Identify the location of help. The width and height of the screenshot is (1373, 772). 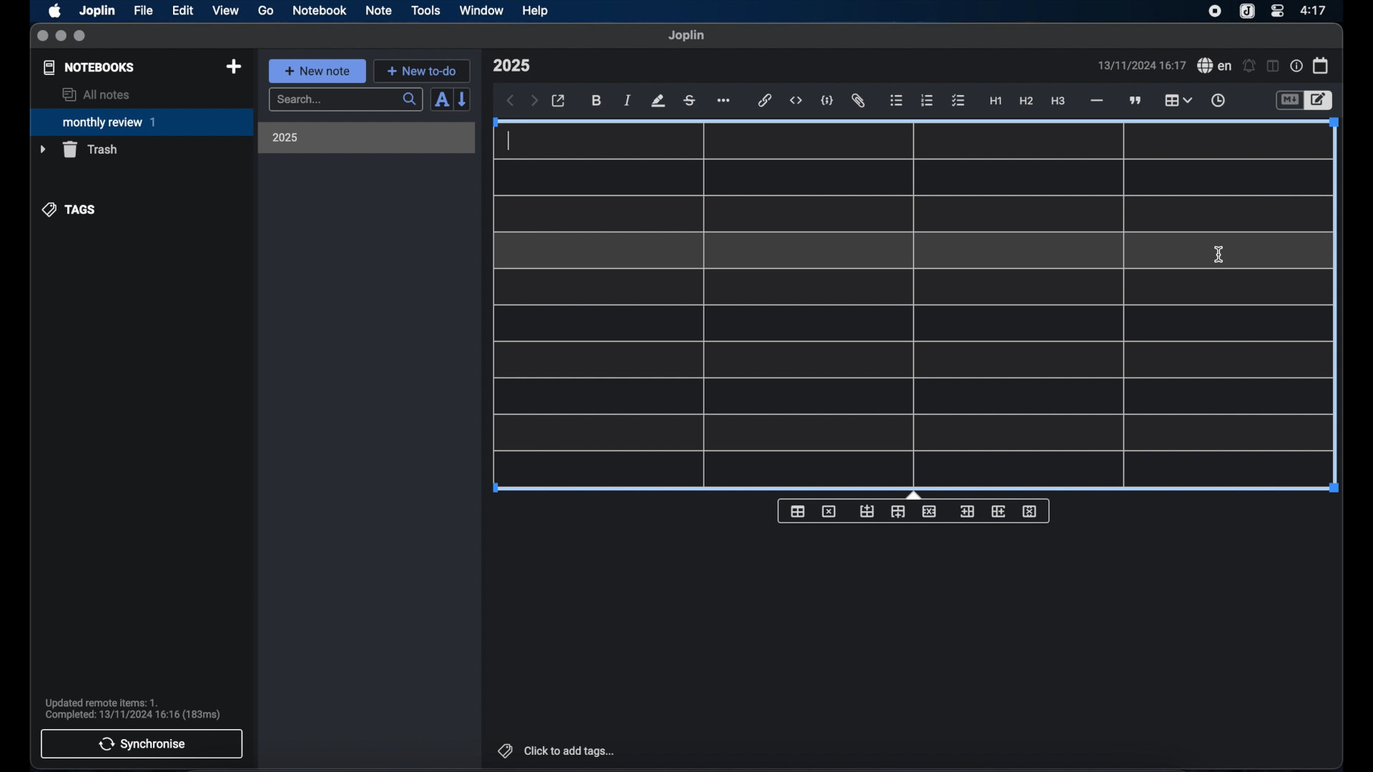
(536, 11).